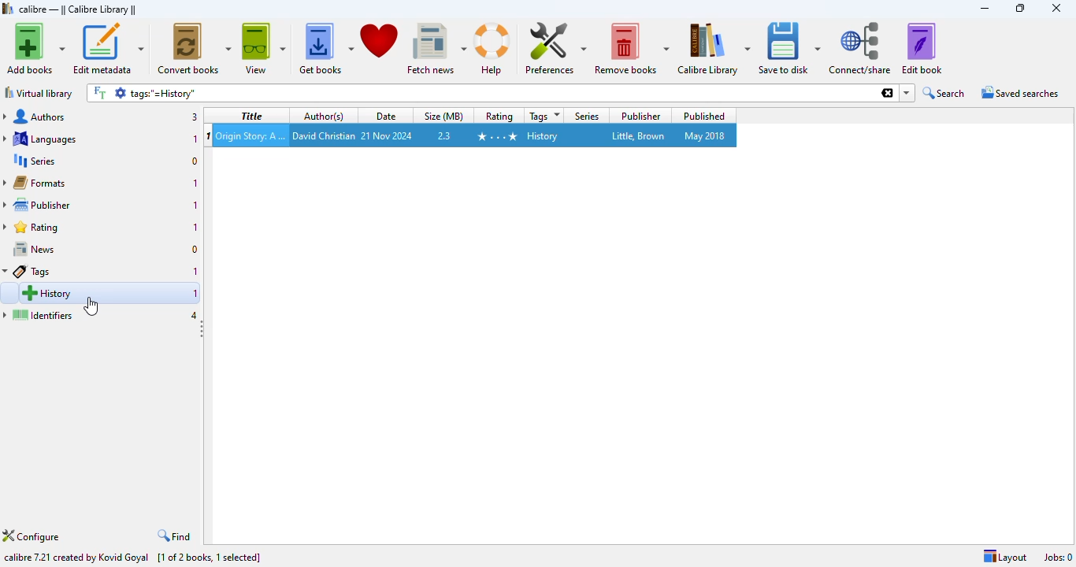 This screenshot has width=1076, height=567. Describe the element at coordinates (264, 48) in the screenshot. I see `view` at that location.